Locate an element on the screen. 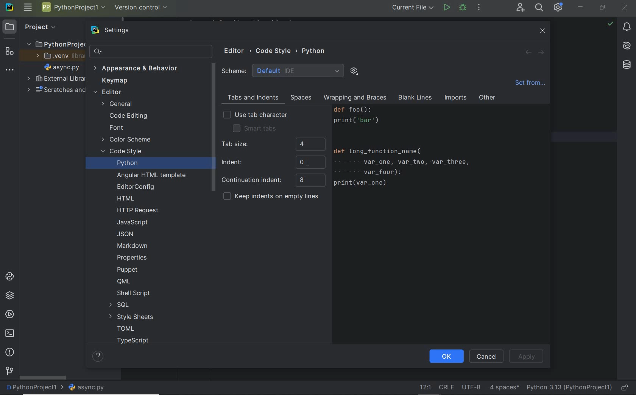  debug is located at coordinates (463, 8).